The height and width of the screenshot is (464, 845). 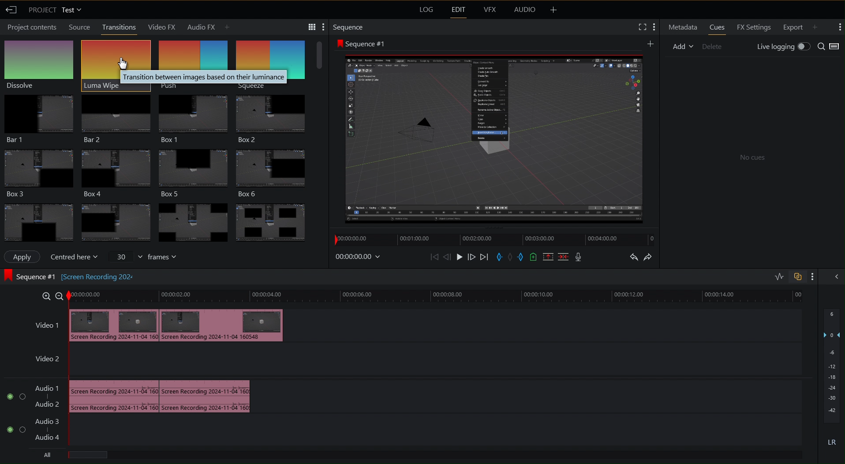 What do you see at coordinates (277, 170) in the screenshot?
I see `Box 6` at bounding box center [277, 170].